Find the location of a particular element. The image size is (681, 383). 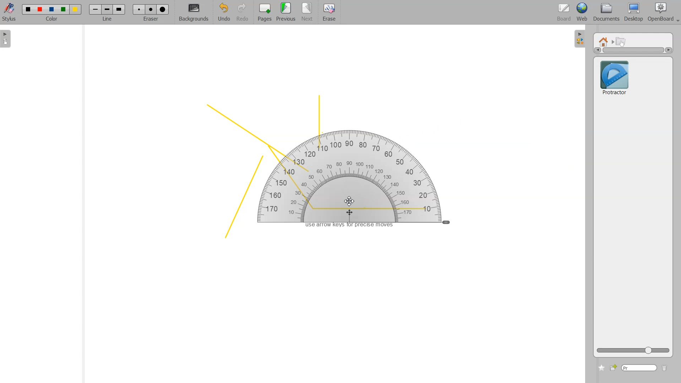

Sidebar is located at coordinates (8, 39).